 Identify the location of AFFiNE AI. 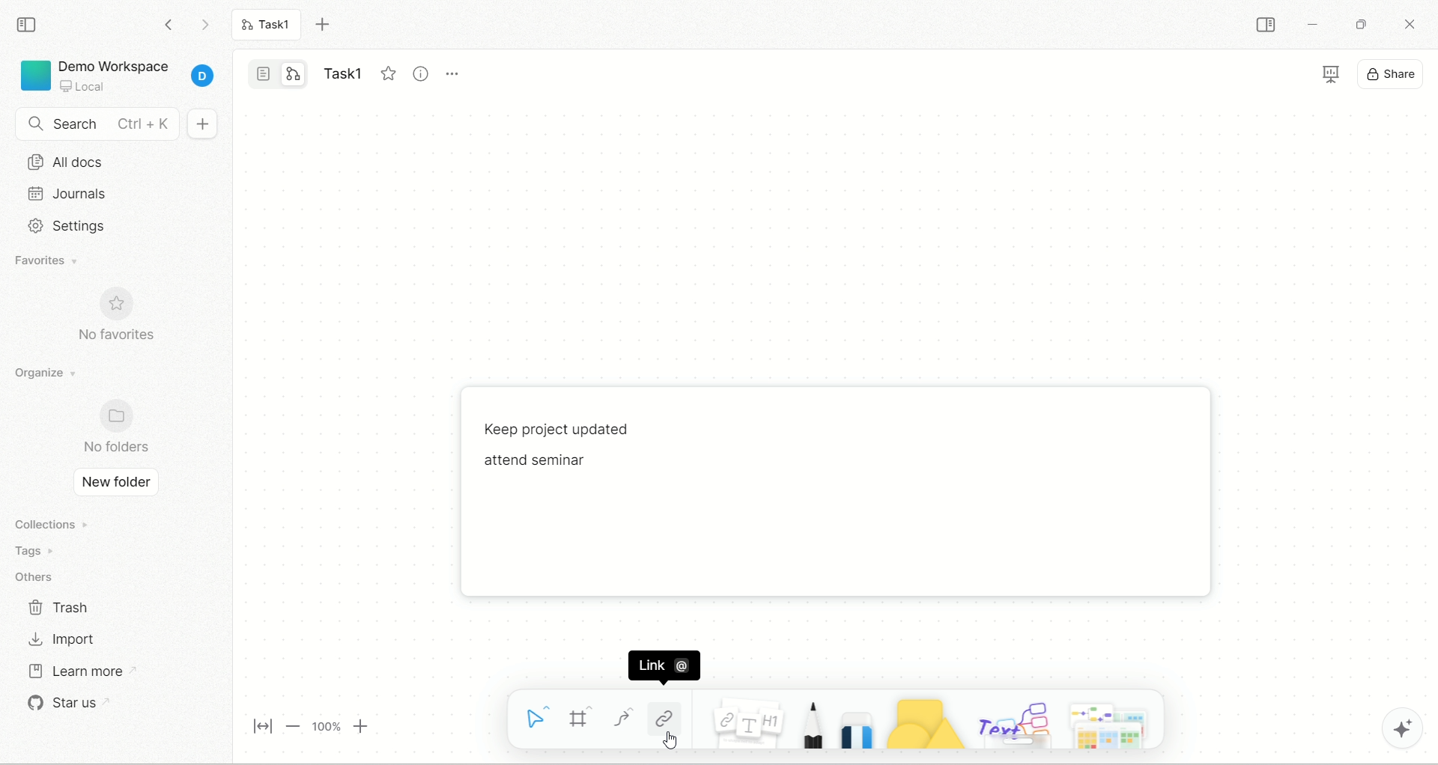
(1405, 725).